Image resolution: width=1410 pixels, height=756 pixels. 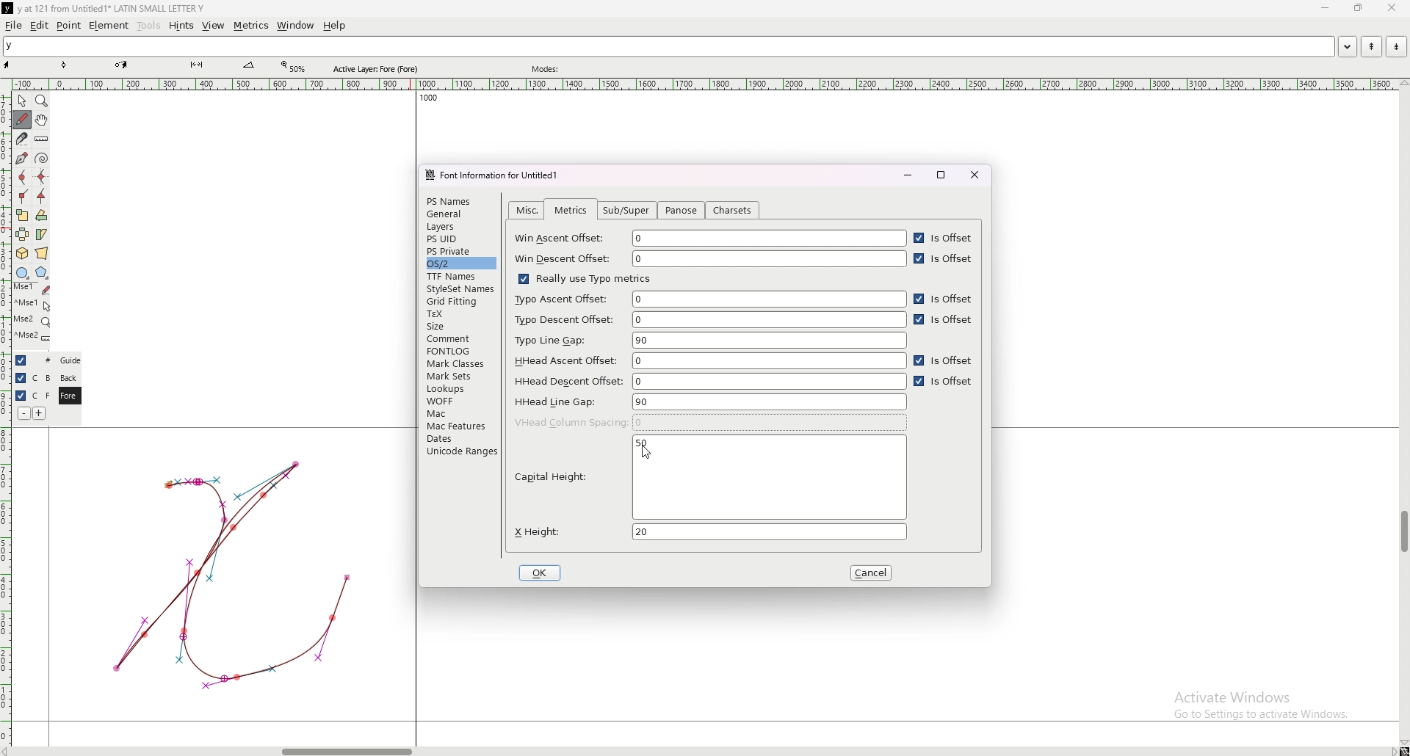 I want to click on really use typo metrics, so click(x=583, y=278).